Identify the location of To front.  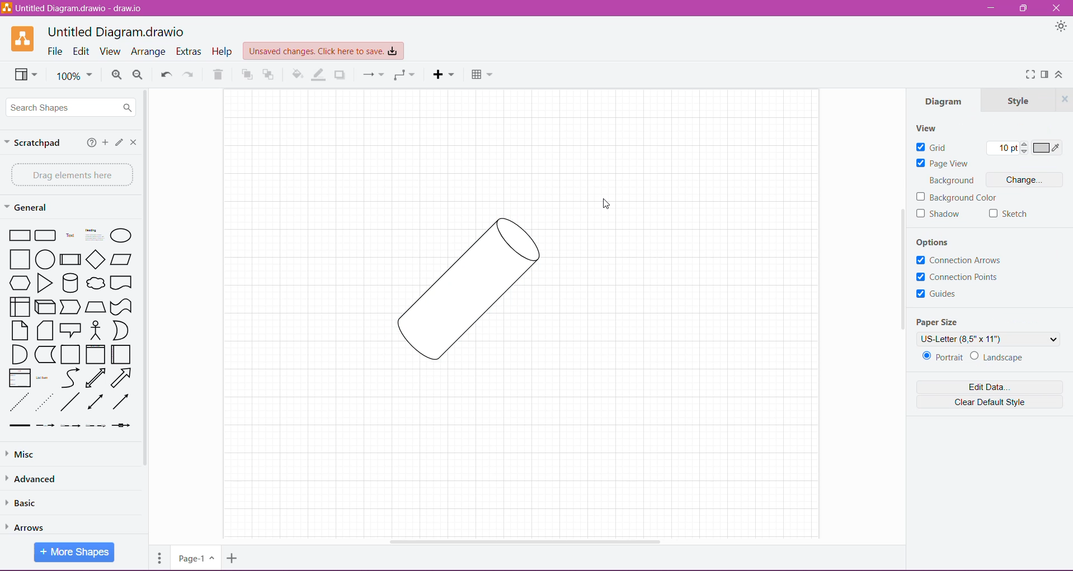
(246, 76).